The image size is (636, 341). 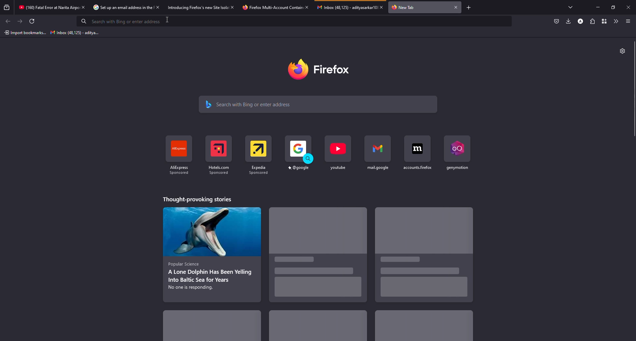 I want to click on stories, so click(x=317, y=326).